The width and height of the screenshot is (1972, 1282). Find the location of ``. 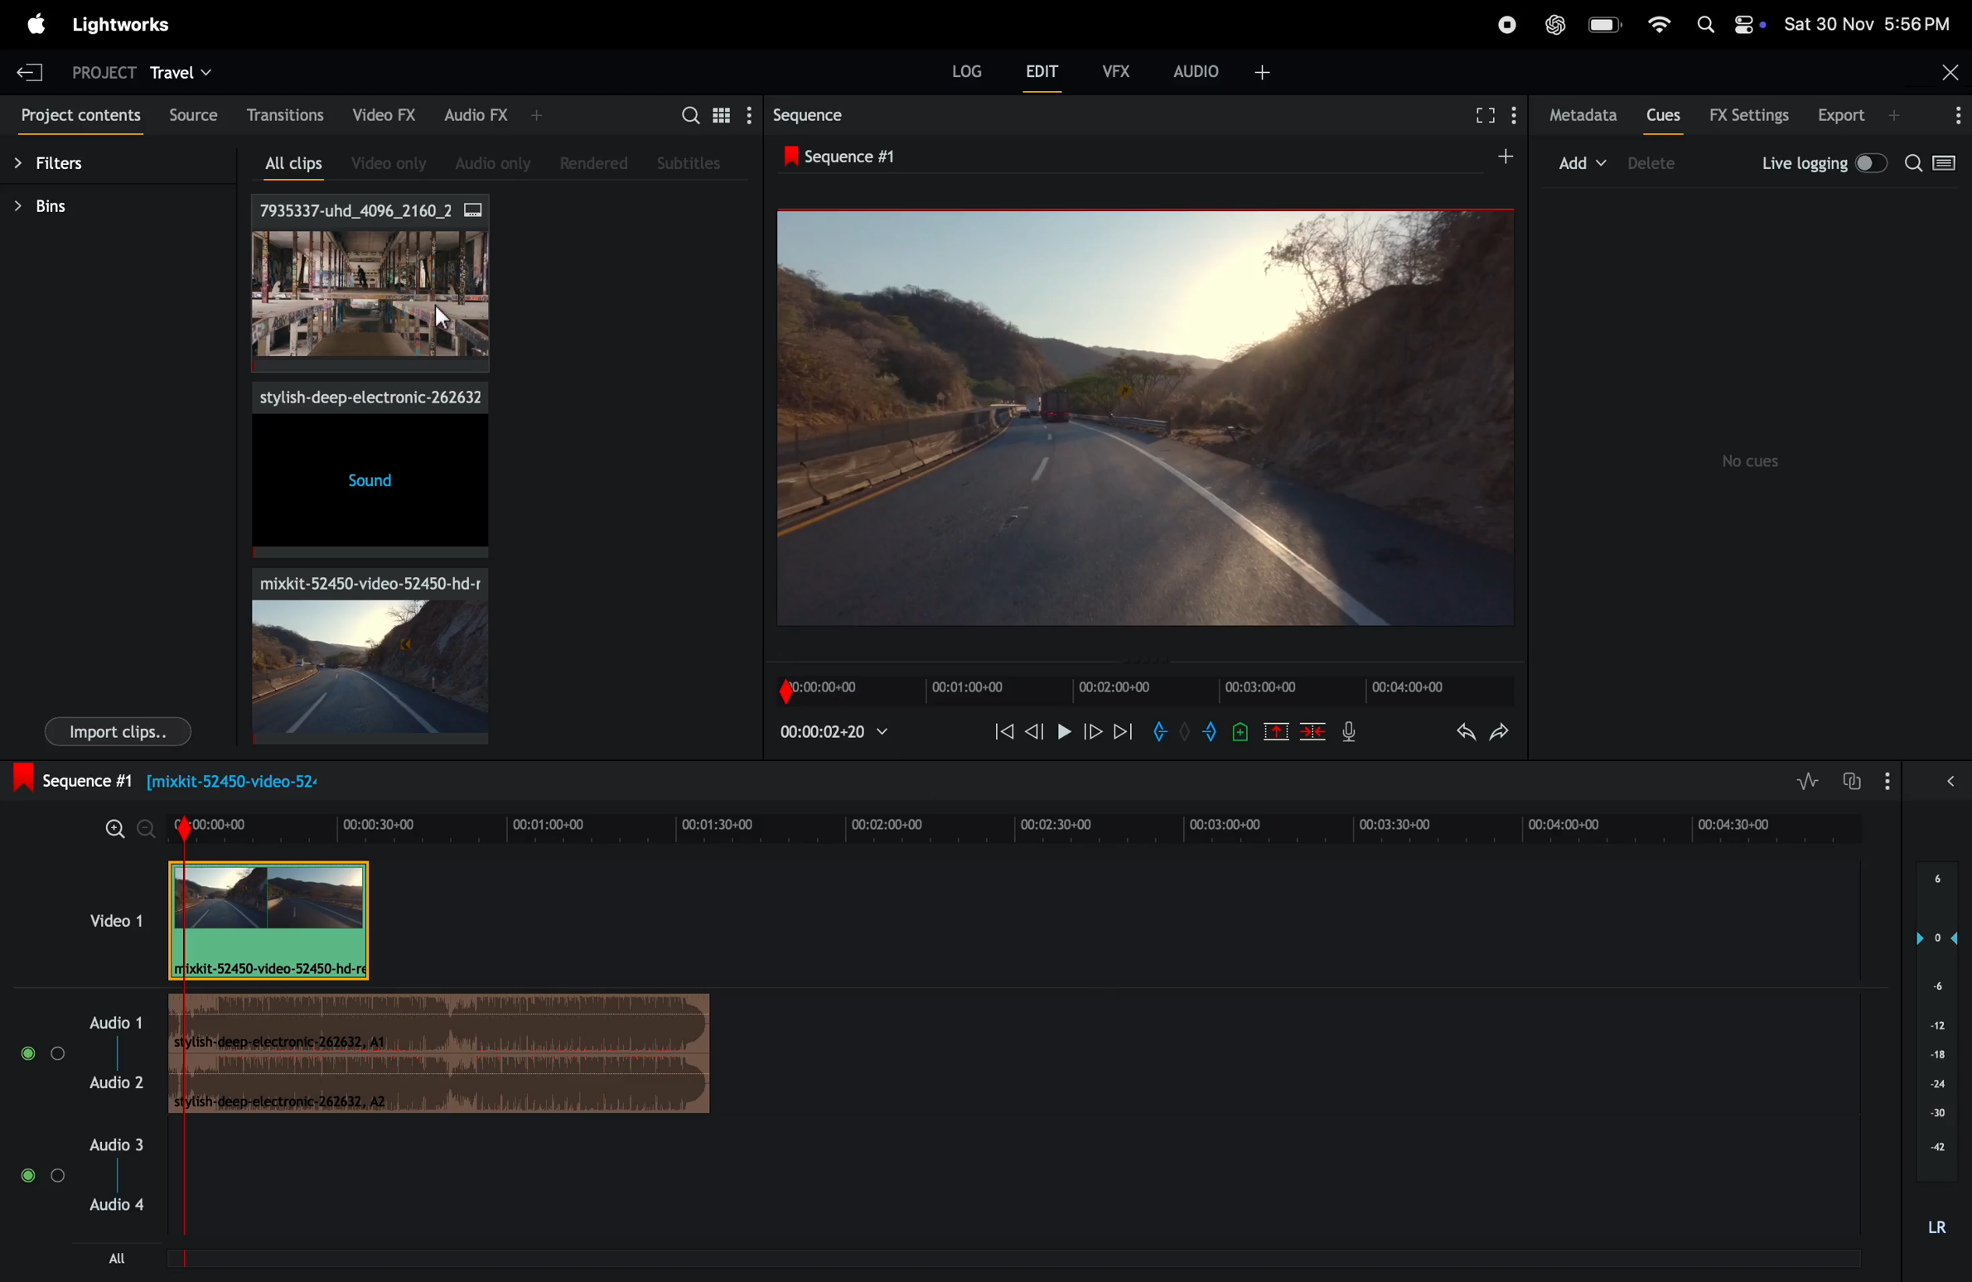

 is located at coordinates (444, 318).